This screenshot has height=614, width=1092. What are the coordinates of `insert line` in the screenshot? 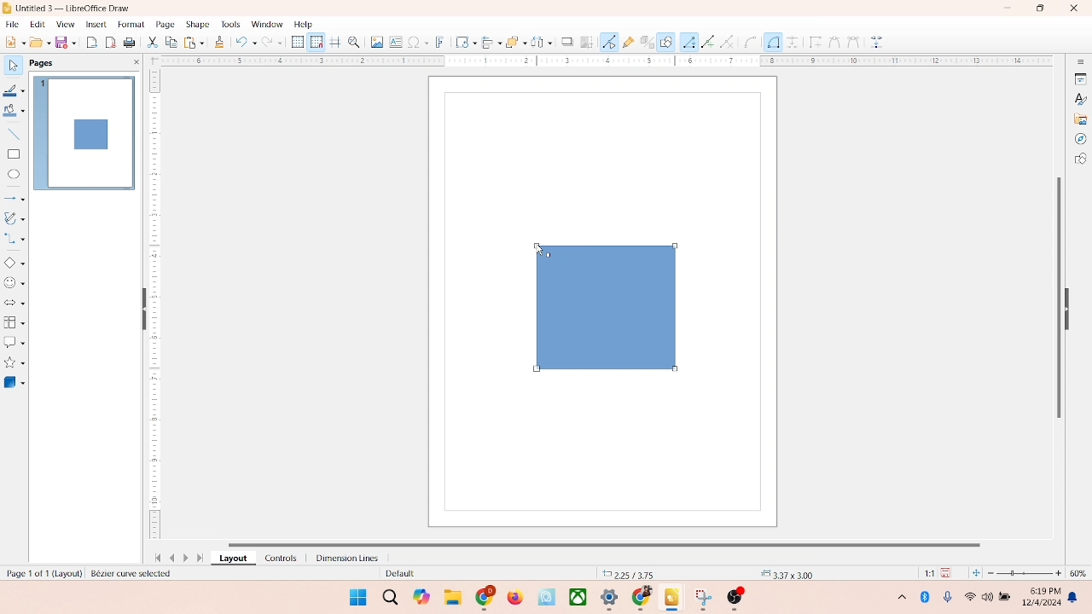 It's located at (14, 134).